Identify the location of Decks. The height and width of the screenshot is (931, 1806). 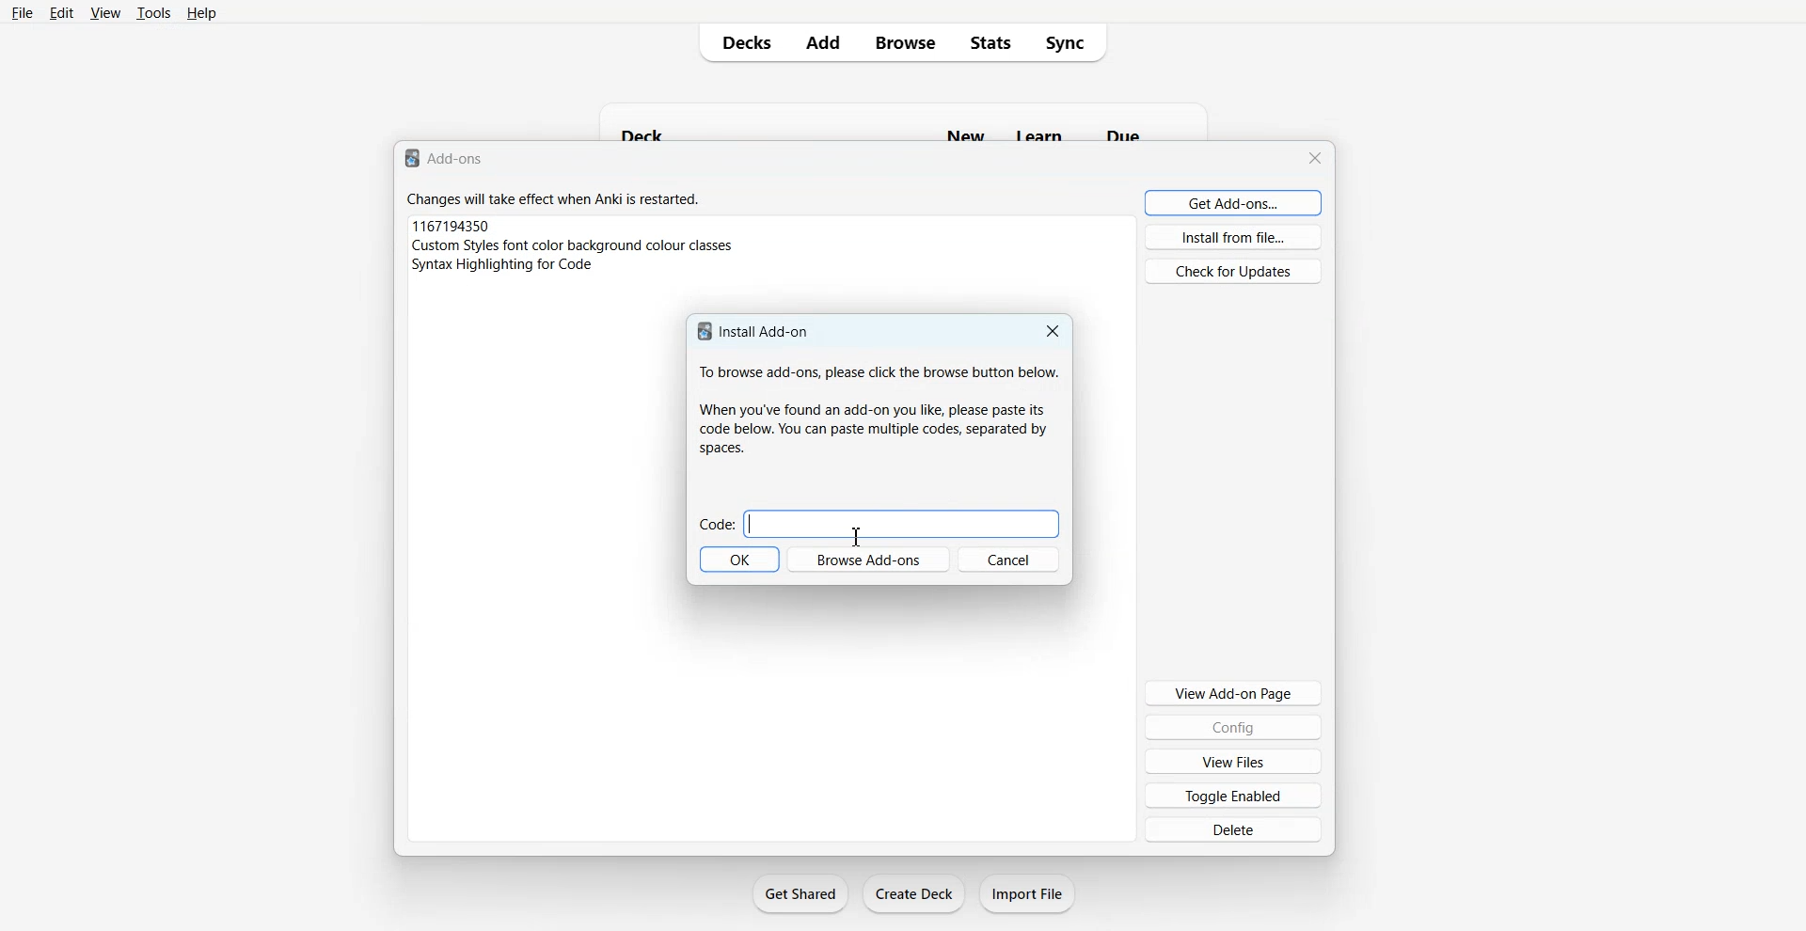
(738, 42).